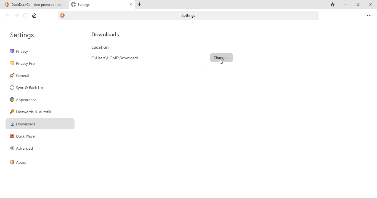 The image size is (377, 199). What do you see at coordinates (222, 61) in the screenshot?
I see `cursor` at bounding box center [222, 61].